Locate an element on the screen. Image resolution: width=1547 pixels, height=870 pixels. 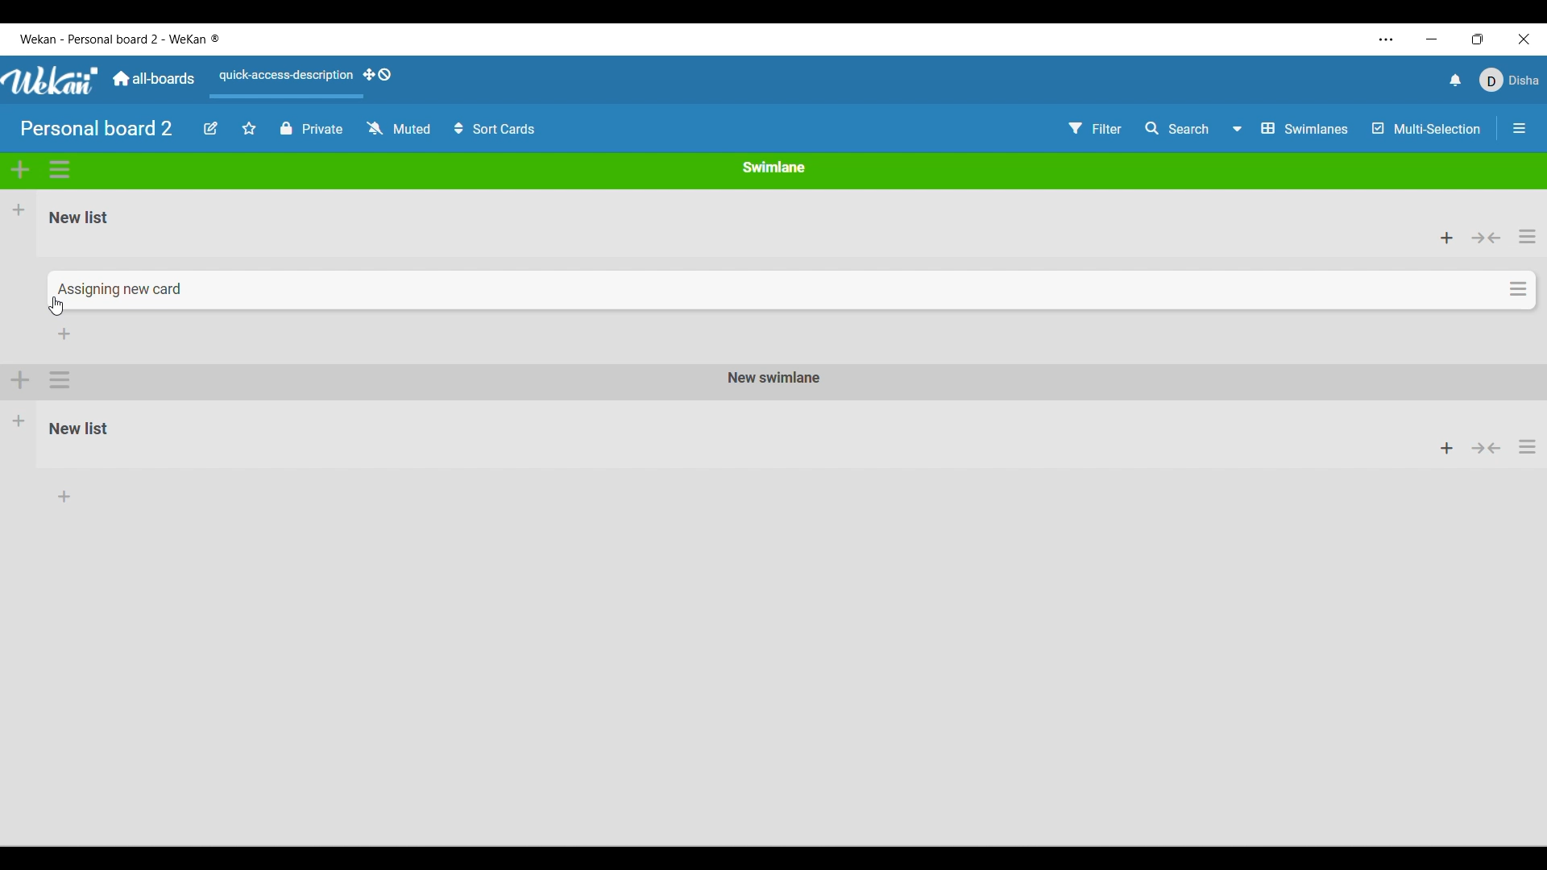
Filter is located at coordinates (1096, 128).